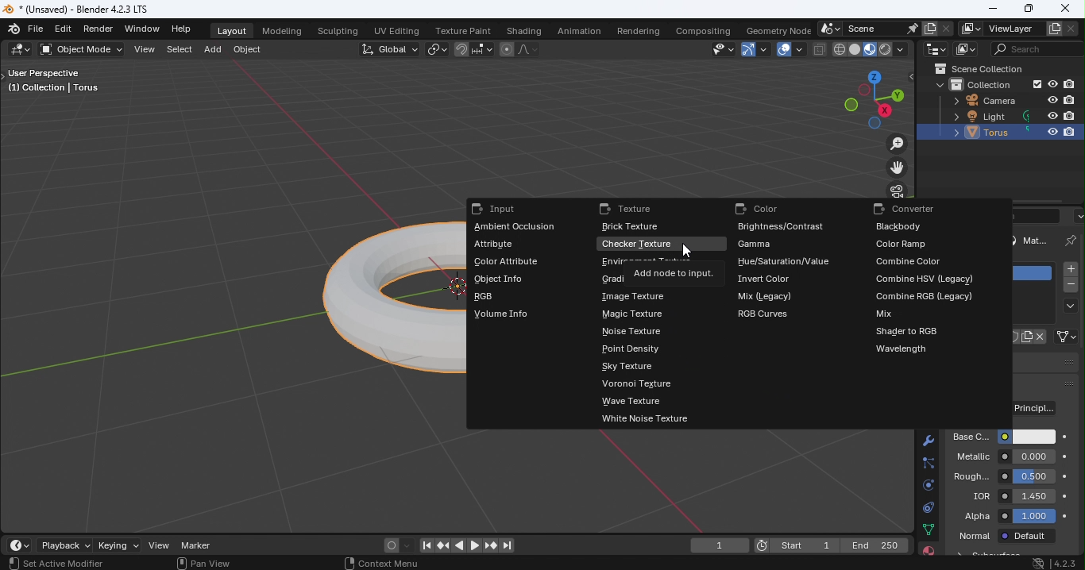 This screenshot has width=1085, height=570. What do you see at coordinates (185, 29) in the screenshot?
I see `Help` at bounding box center [185, 29].